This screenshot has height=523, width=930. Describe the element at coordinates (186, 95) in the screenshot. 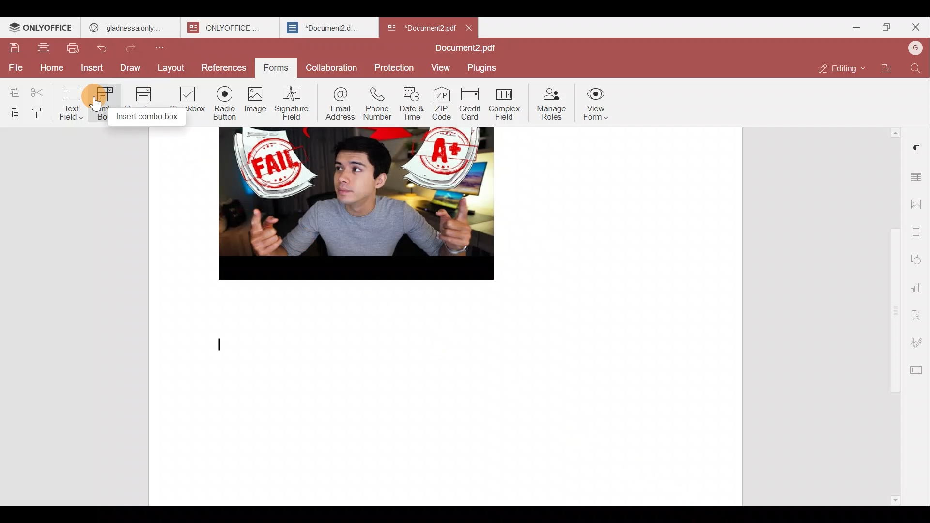

I see `Checkbox` at that location.